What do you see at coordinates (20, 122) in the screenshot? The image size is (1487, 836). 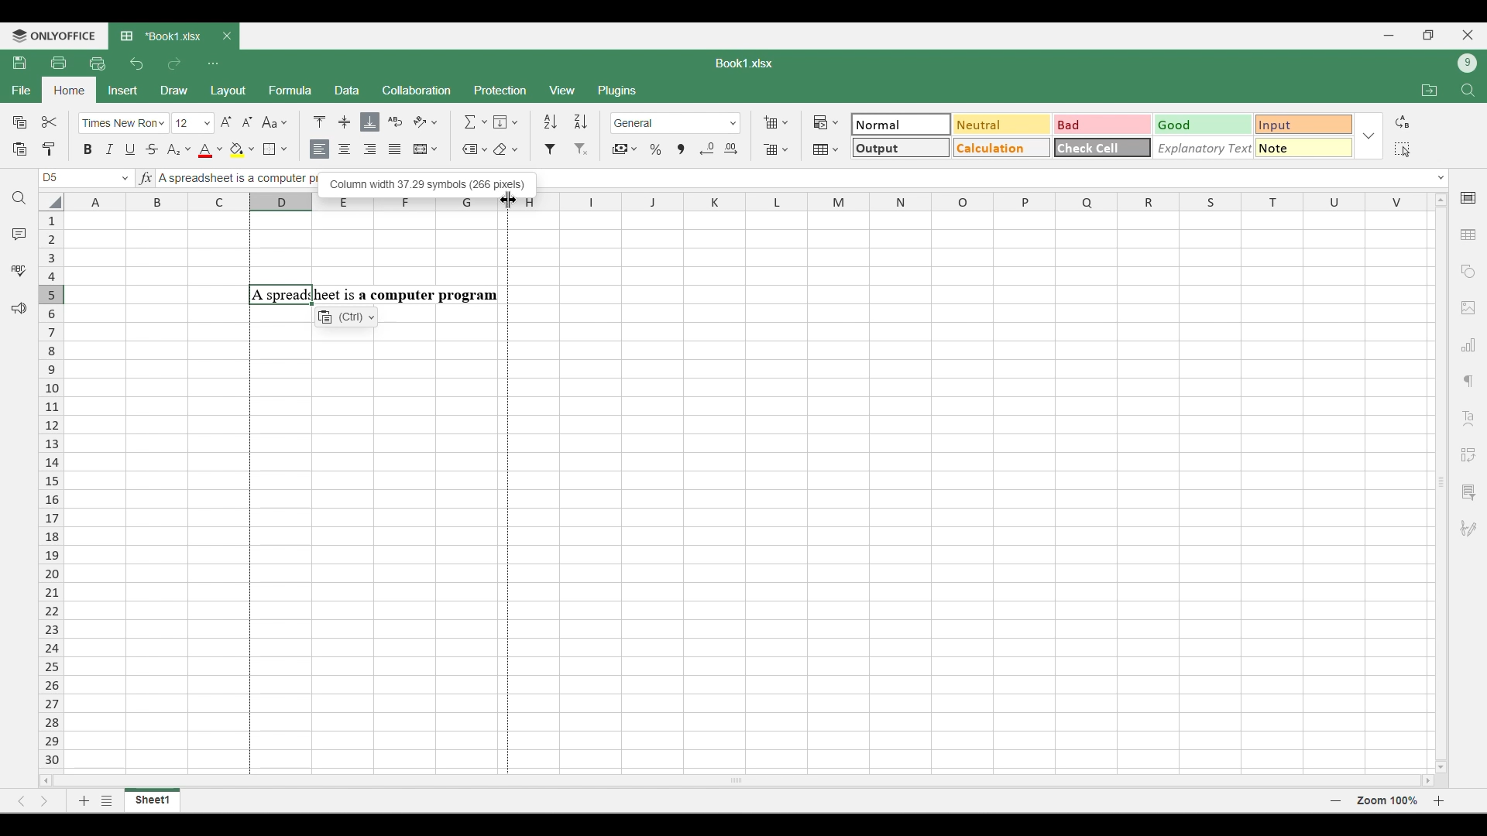 I see `Copy` at bounding box center [20, 122].